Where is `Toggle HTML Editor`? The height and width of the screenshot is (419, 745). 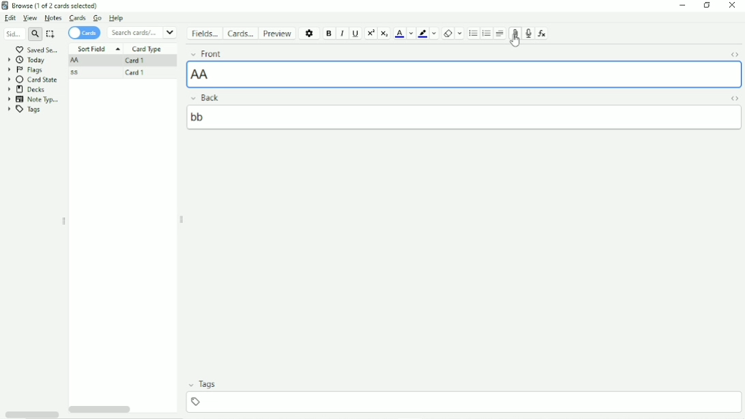
Toggle HTML Editor is located at coordinates (737, 55).